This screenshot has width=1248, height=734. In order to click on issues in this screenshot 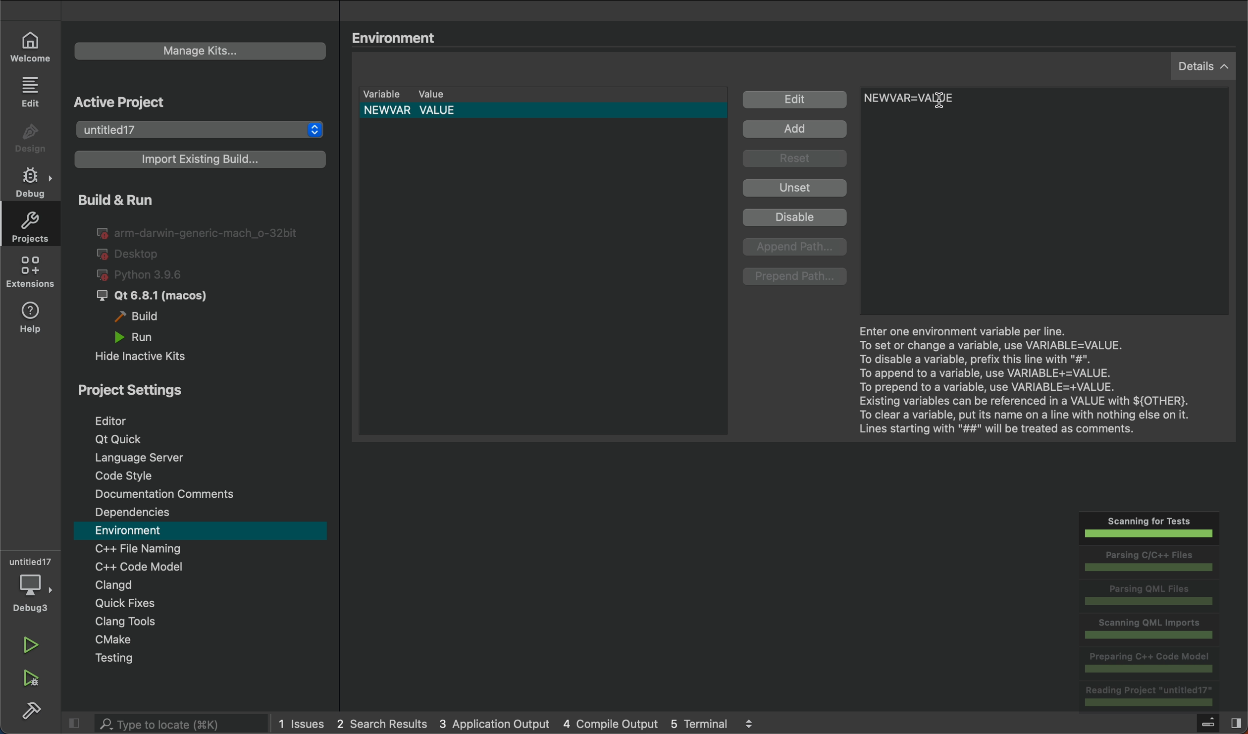, I will do `click(302, 723)`.